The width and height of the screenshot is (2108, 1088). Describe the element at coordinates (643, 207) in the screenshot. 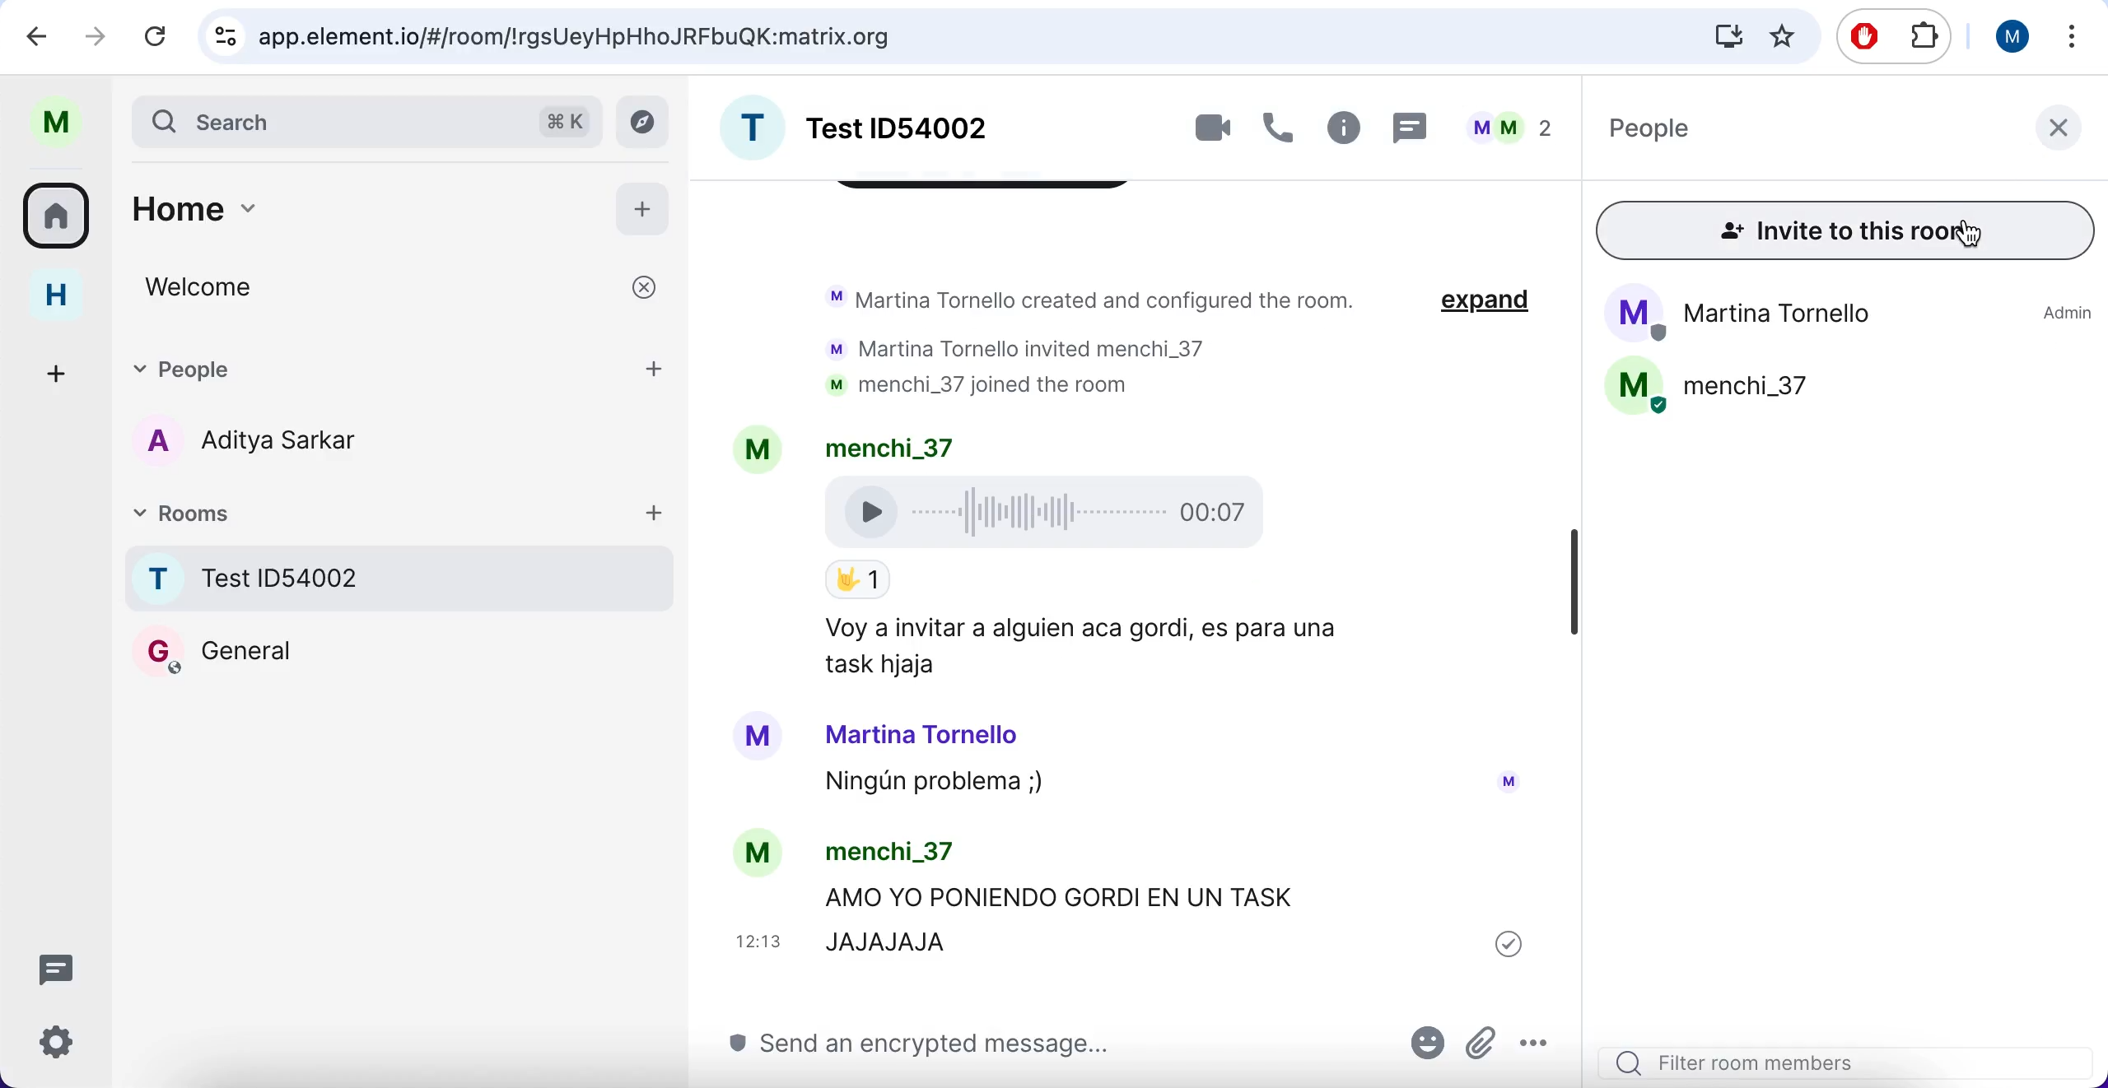

I see `add` at that location.